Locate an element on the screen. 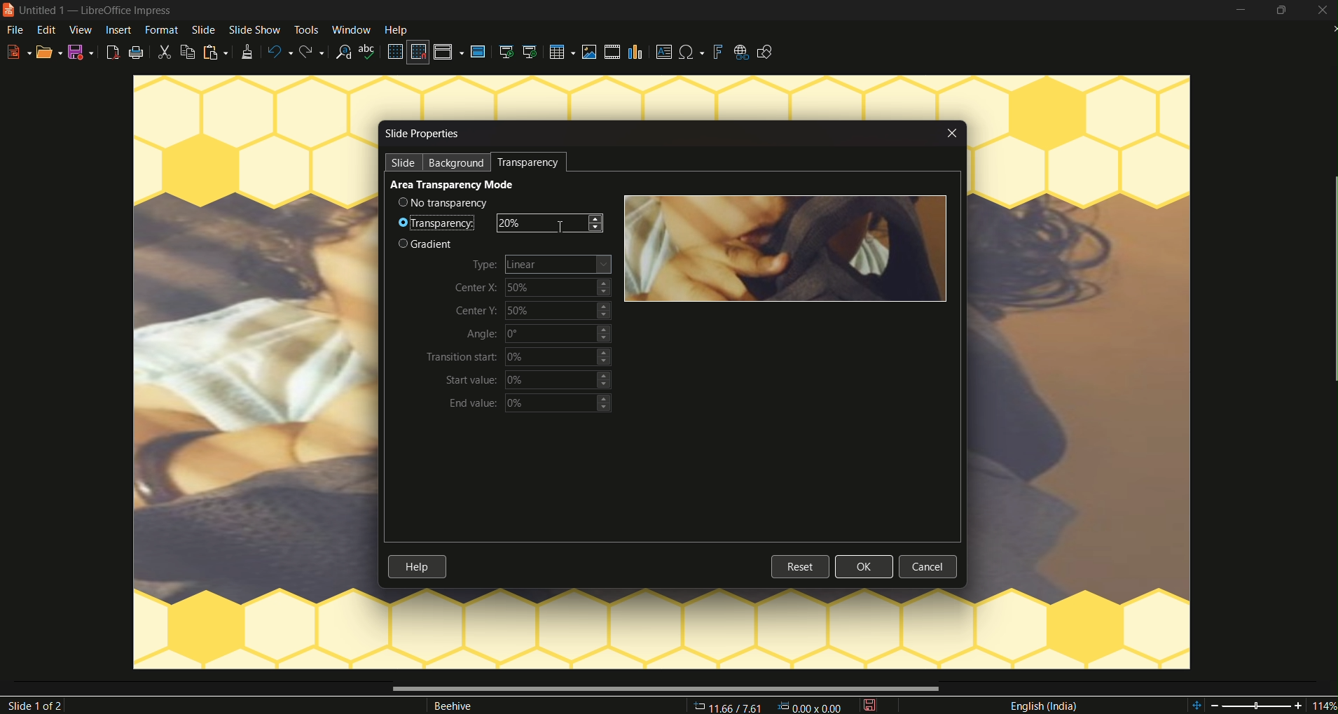 This screenshot has width=1338, height=714. center Y is located at coordinates (478, 309).